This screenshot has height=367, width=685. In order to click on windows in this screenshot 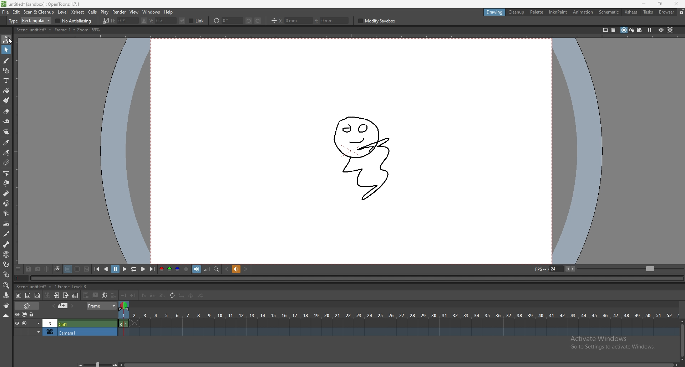, I will do `click(151, 12)`.